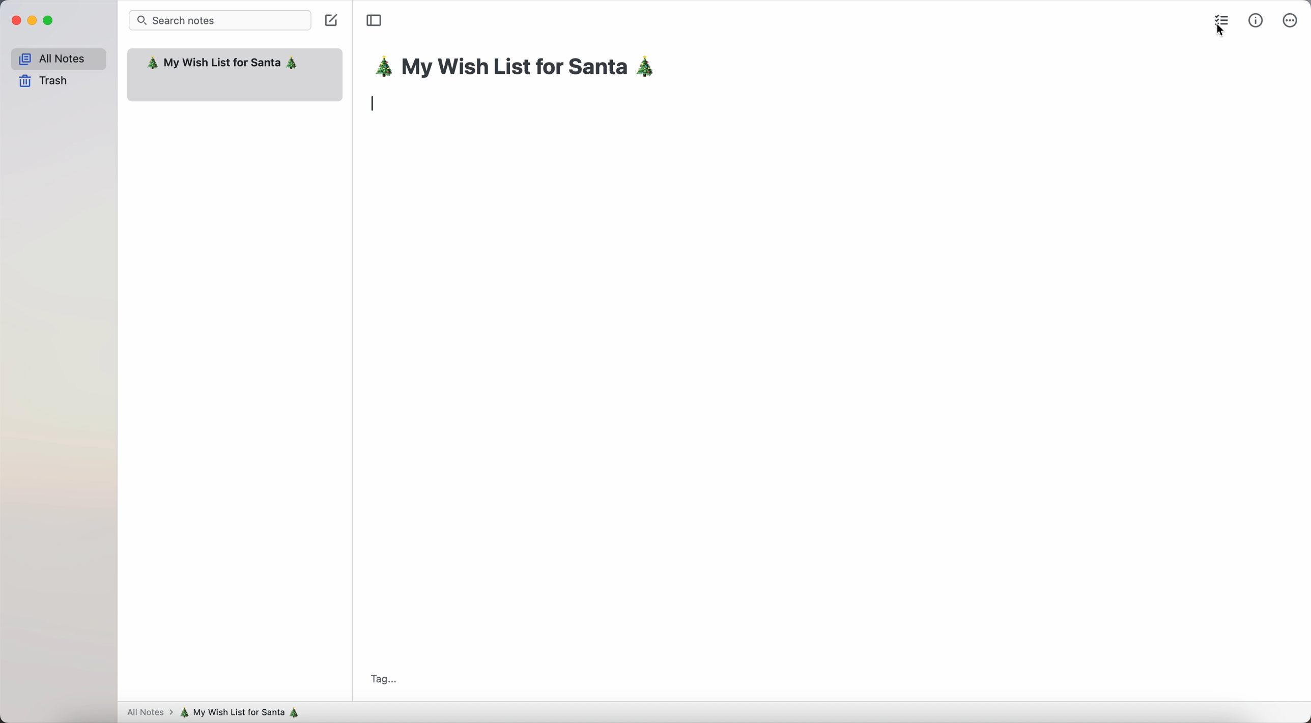 The height and width of the screenshot is (723, 1311). I want to click on toggle sidebar, so click(374, 21).